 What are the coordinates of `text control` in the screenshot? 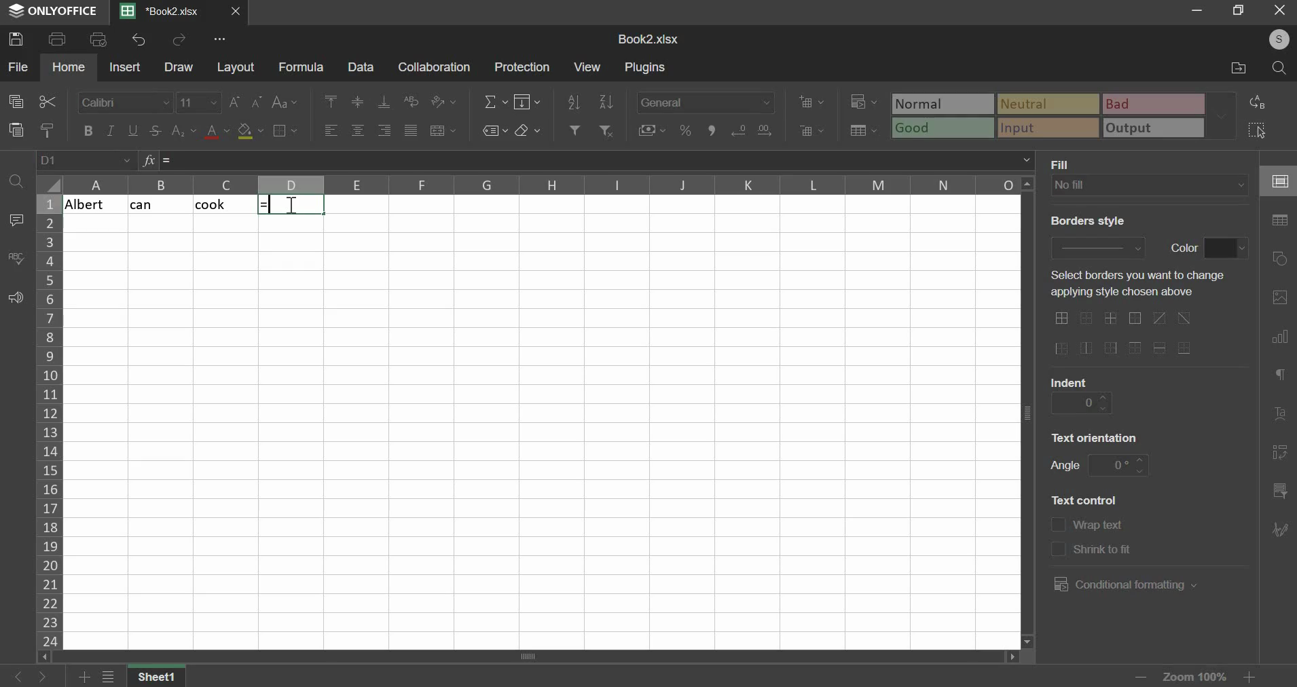 It's located at (1057, 537).